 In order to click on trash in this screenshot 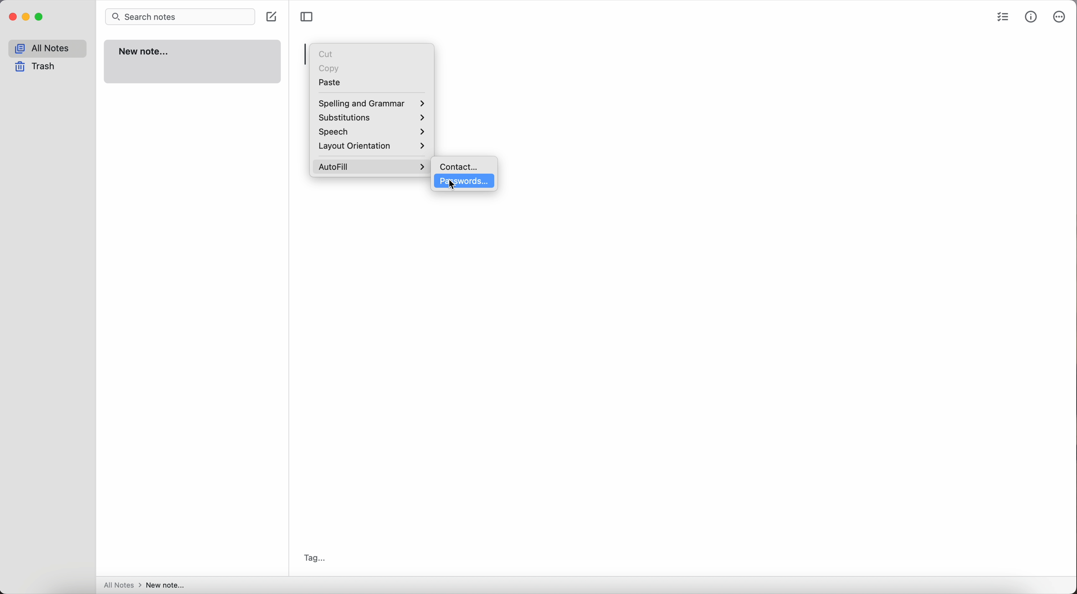, I will do `click(35, 67)`.